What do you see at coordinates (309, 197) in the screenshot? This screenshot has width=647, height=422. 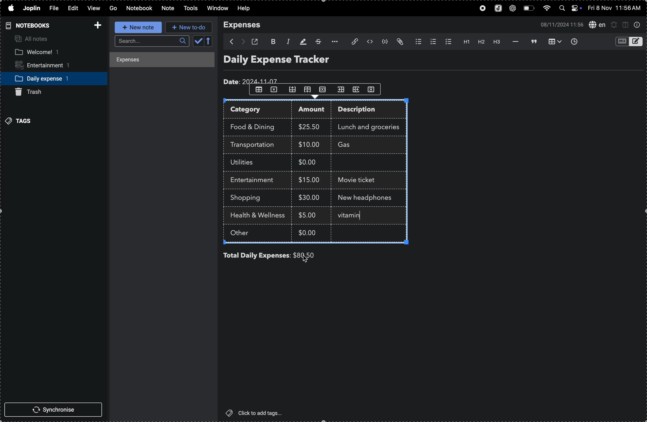 I see `$30.00` at bounding box center [309, 197].